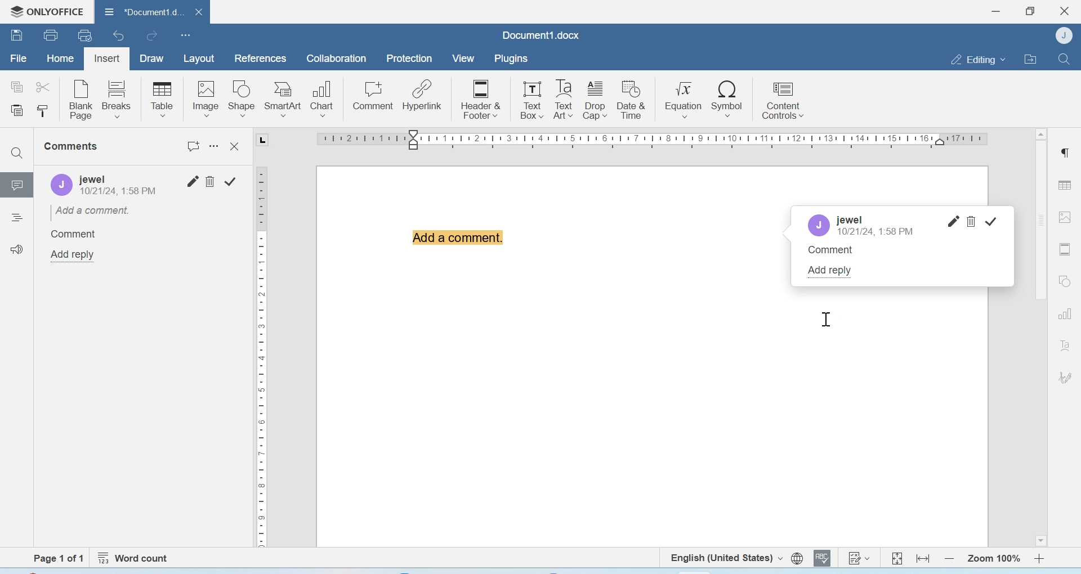 This screenshot has width=1081, height=574. I want to click on customize quick access toolbar, so click(186, 35).